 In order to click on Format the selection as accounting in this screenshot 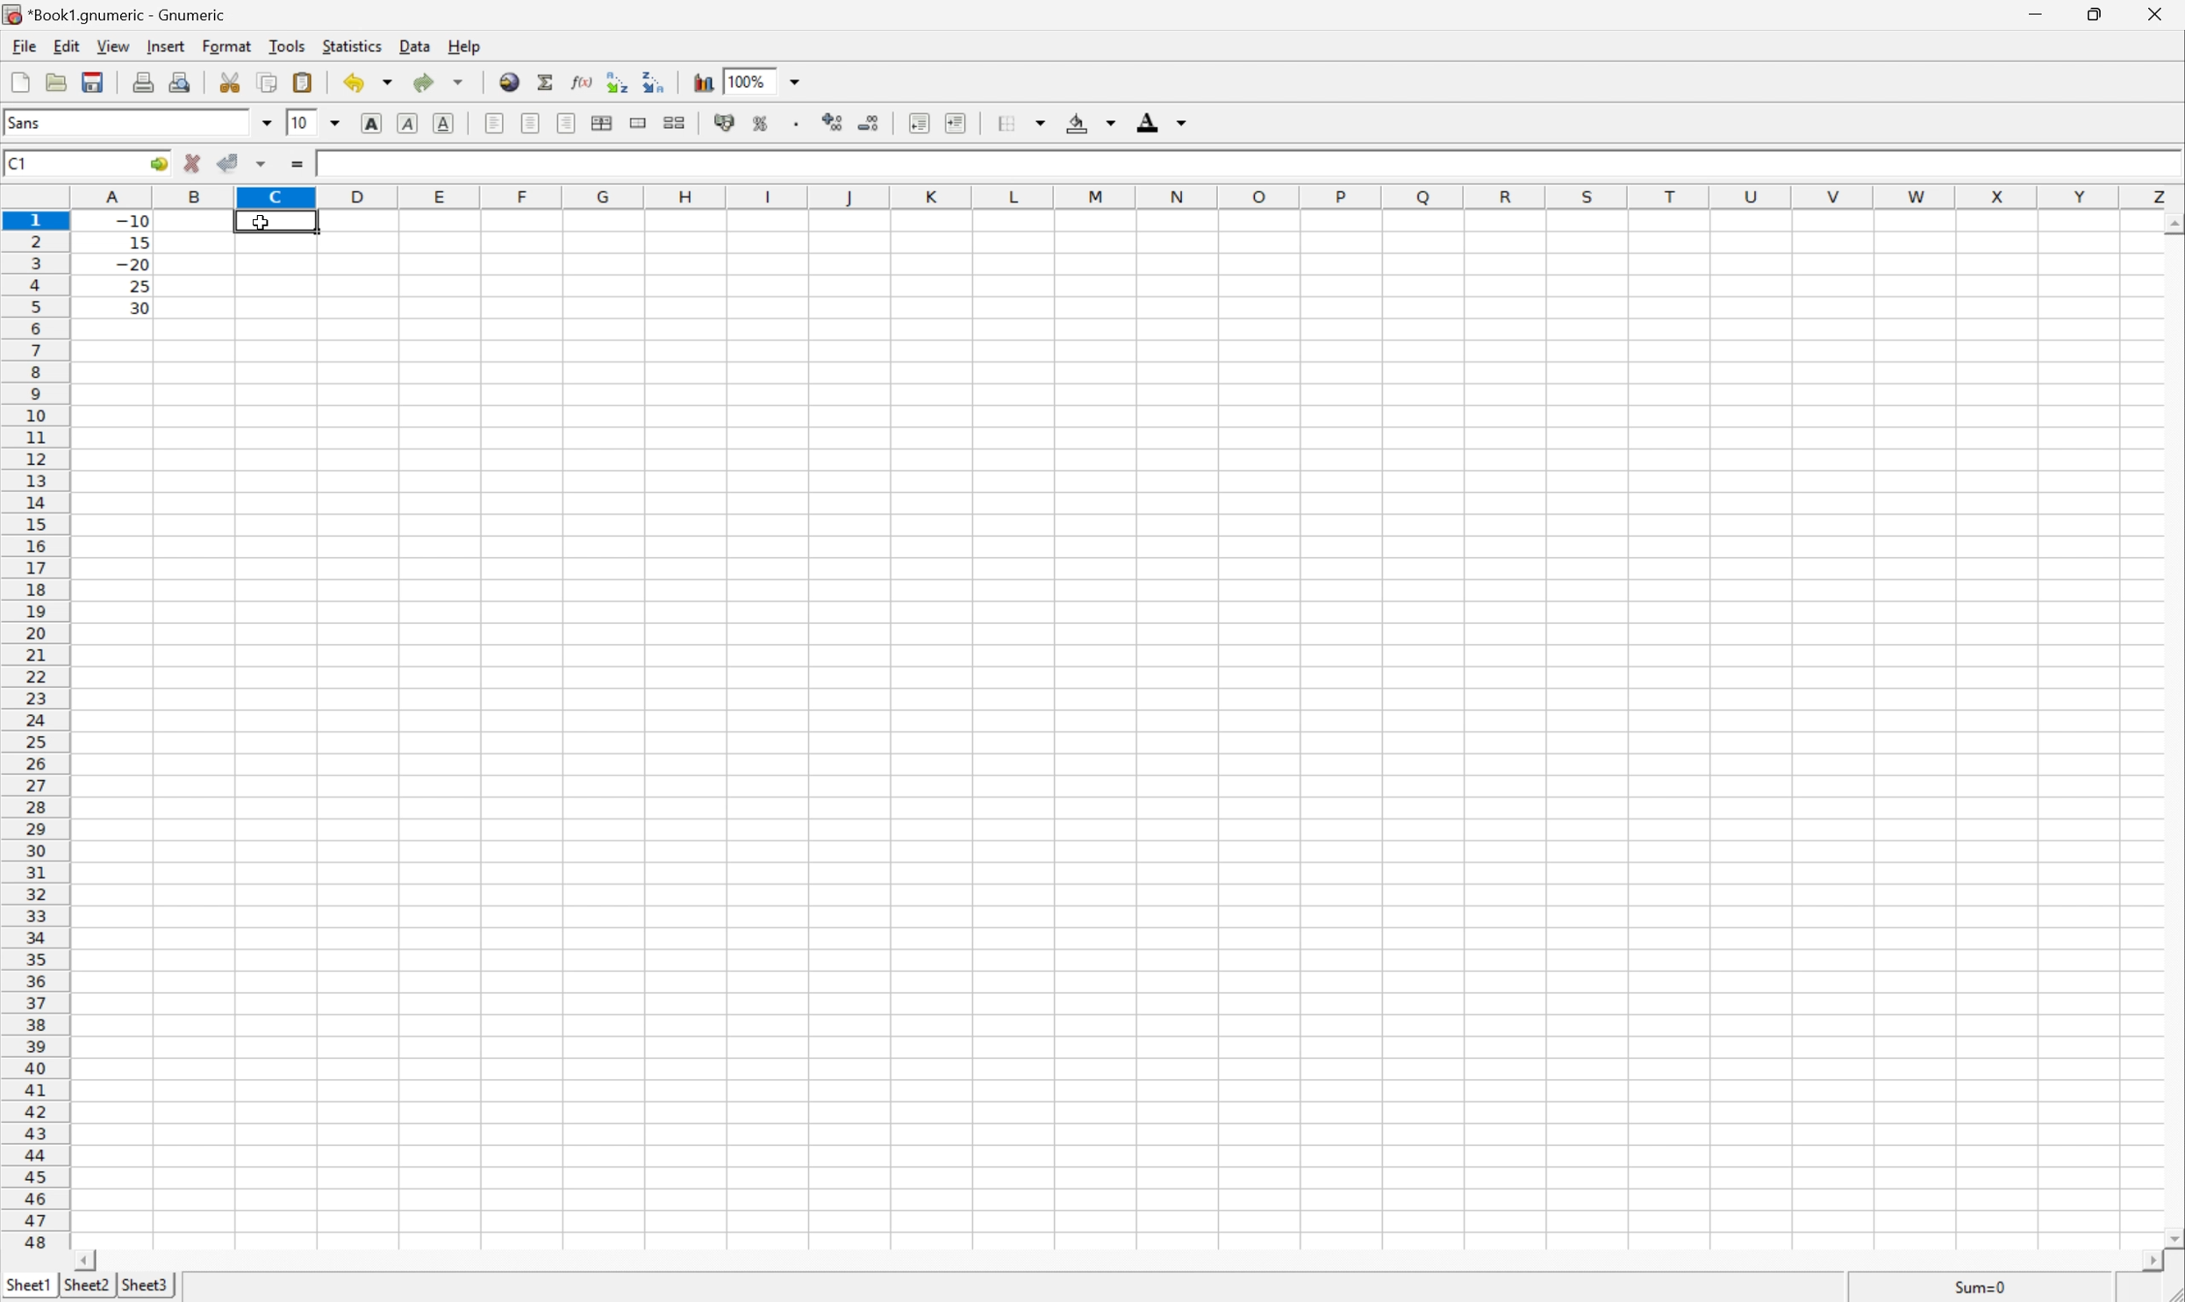, I will do `click(724, 124)`.